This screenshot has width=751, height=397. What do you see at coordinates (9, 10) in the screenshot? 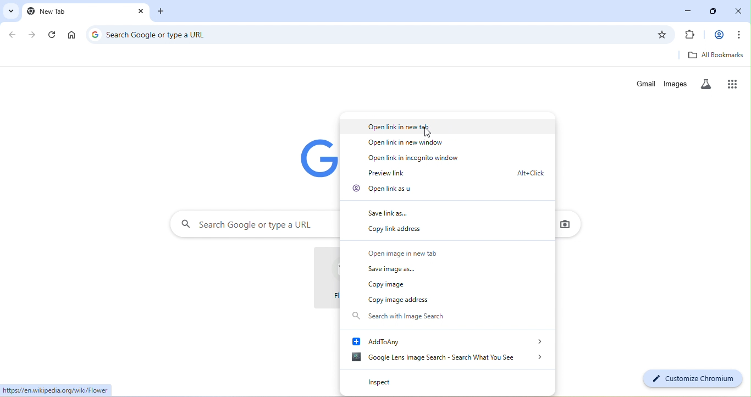
I see `search tab` at bounding box center [9, 10].